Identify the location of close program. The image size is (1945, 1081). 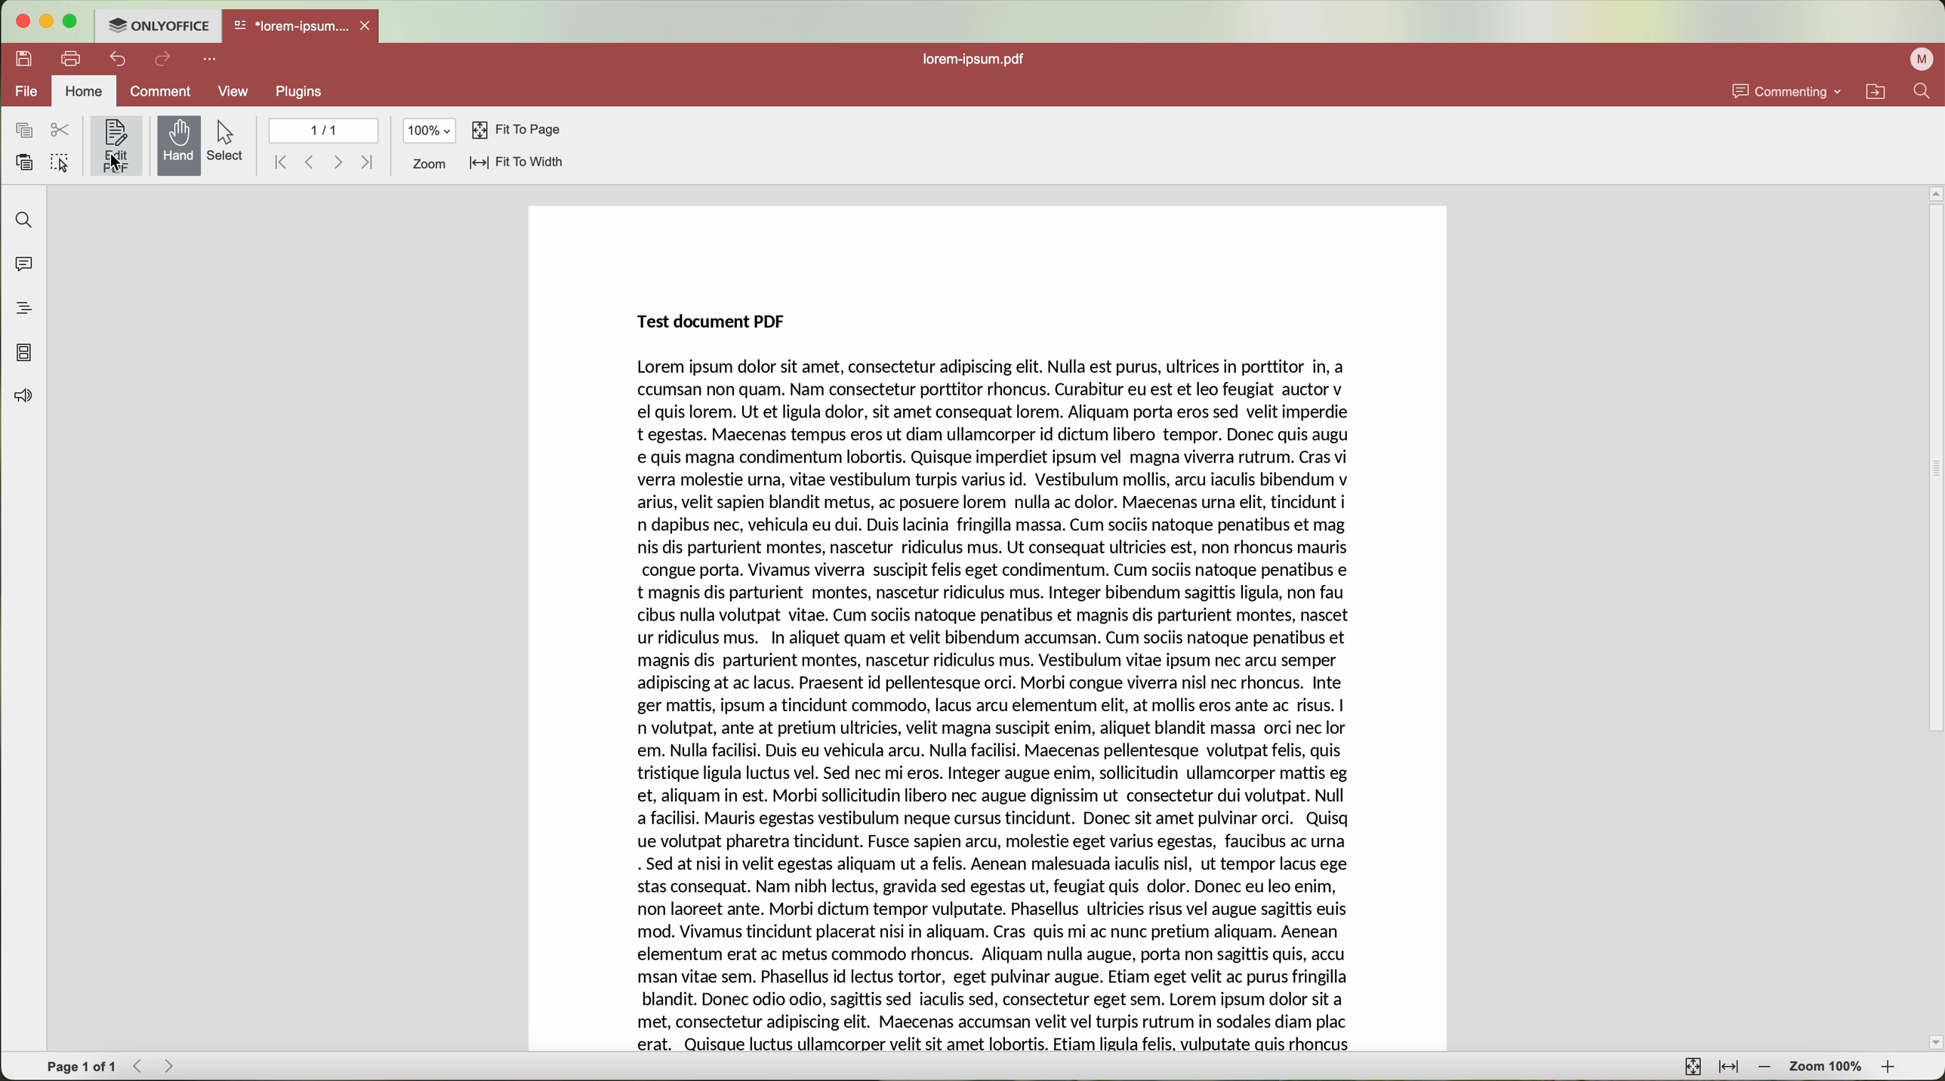
(23, 22).